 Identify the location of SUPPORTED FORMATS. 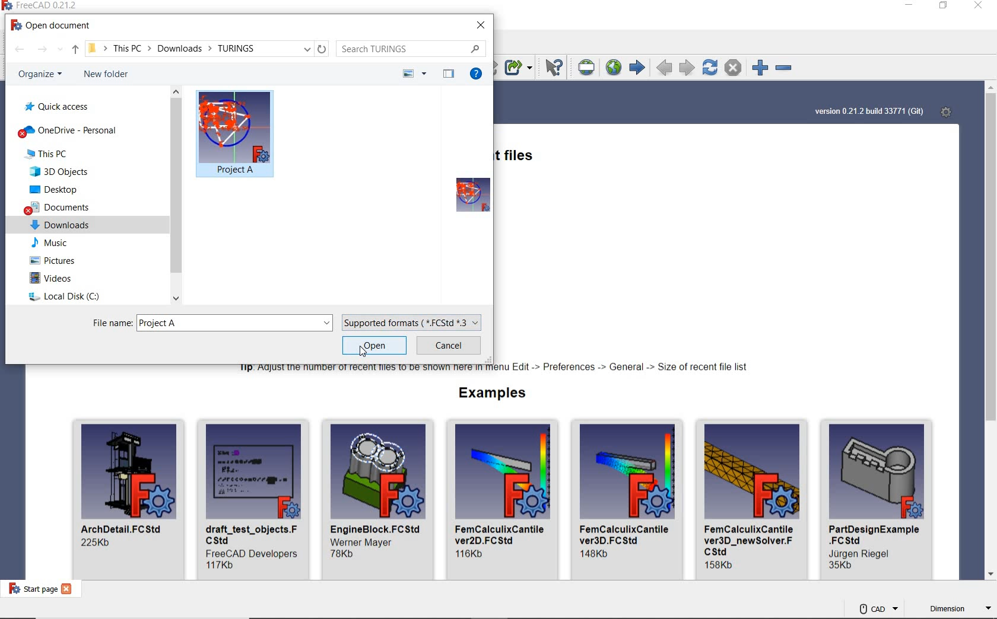
(413, 323).